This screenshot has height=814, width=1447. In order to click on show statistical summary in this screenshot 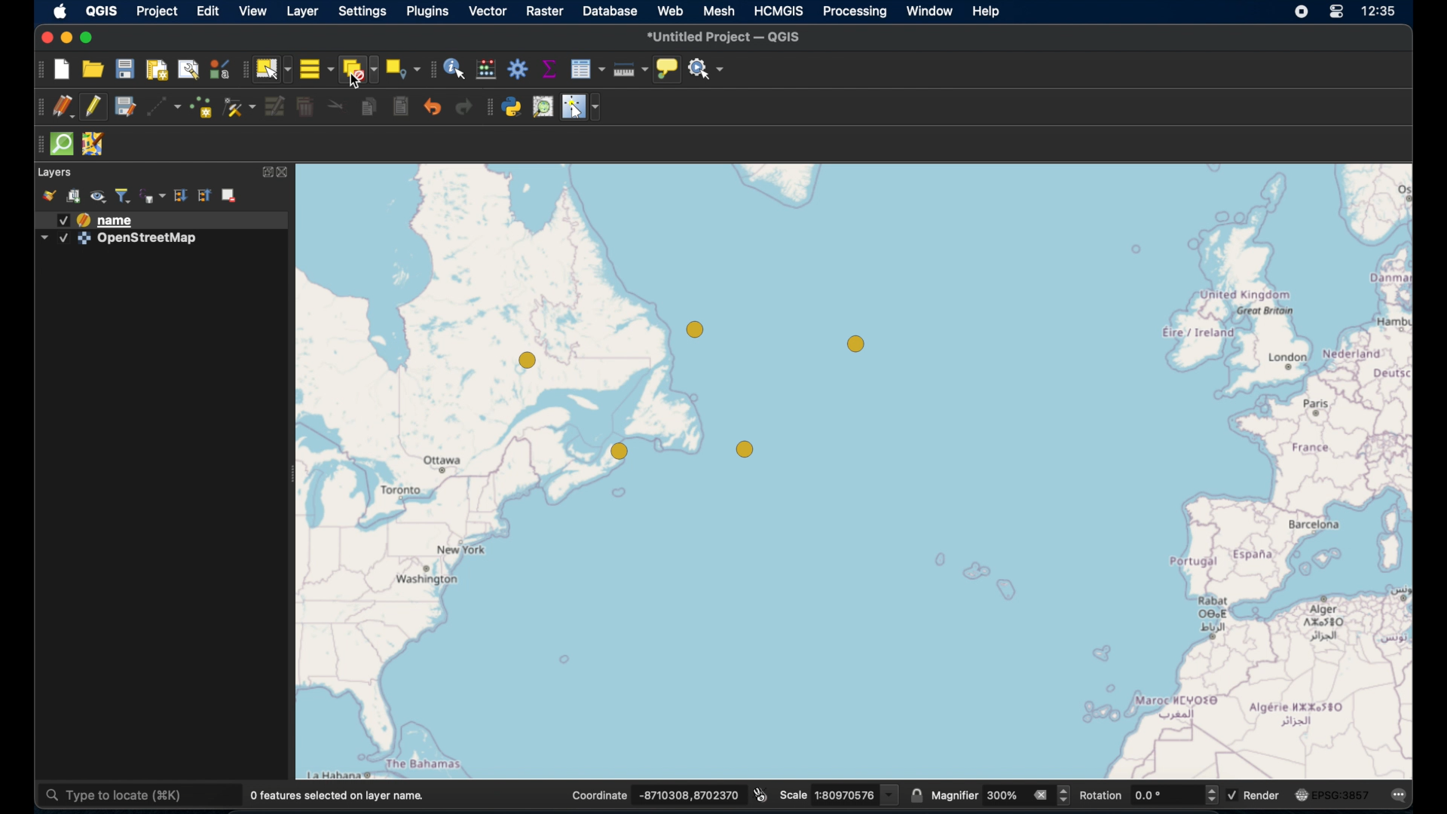, I will do `click(548, 69)`.